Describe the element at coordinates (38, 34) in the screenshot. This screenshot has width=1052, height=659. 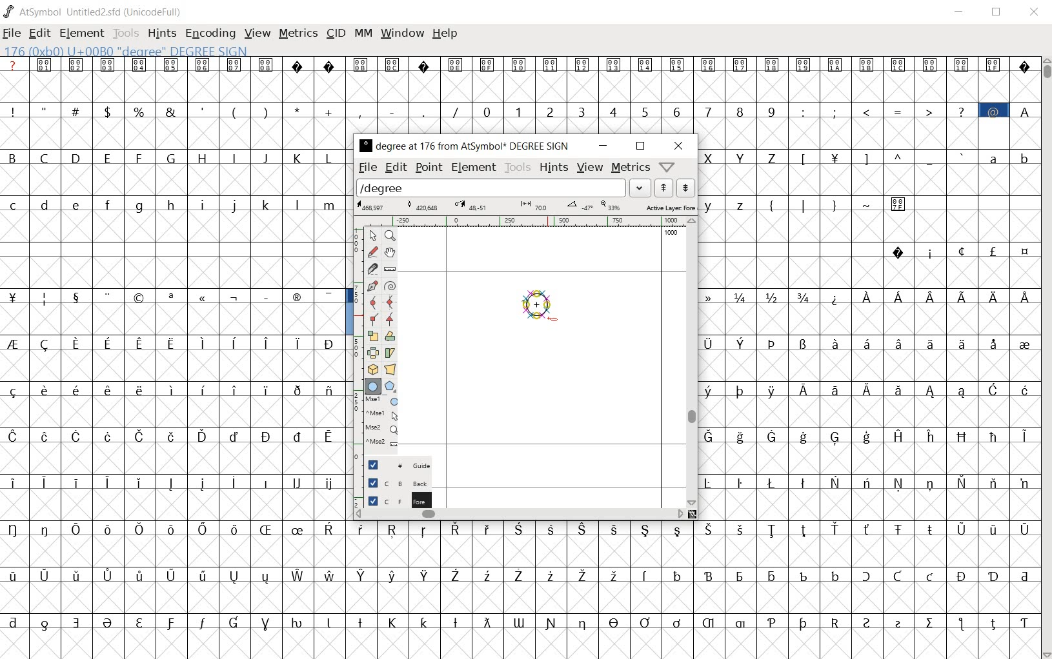
I see `edit` at that location.